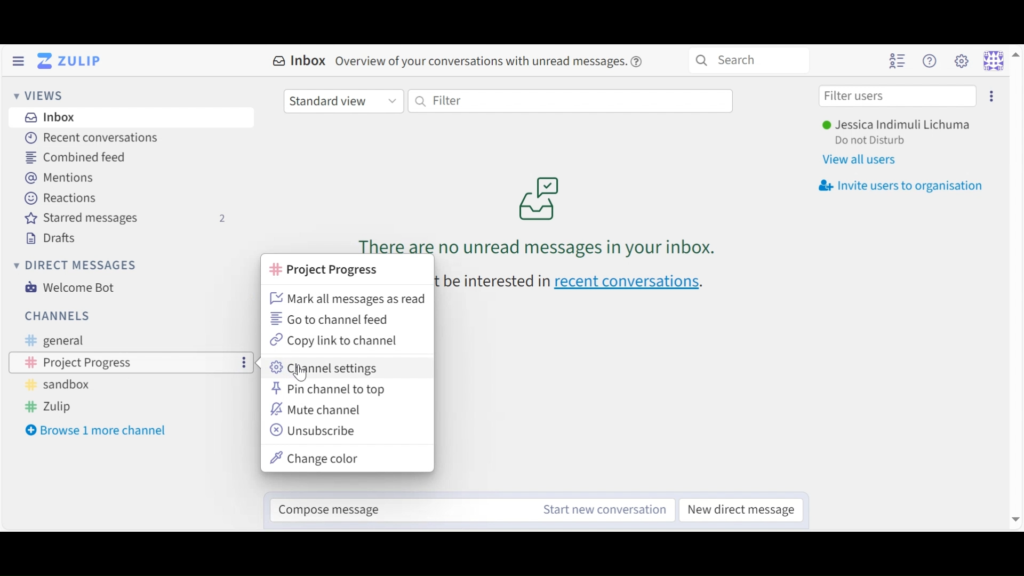  I want to click on cursor, so click(302, 375).